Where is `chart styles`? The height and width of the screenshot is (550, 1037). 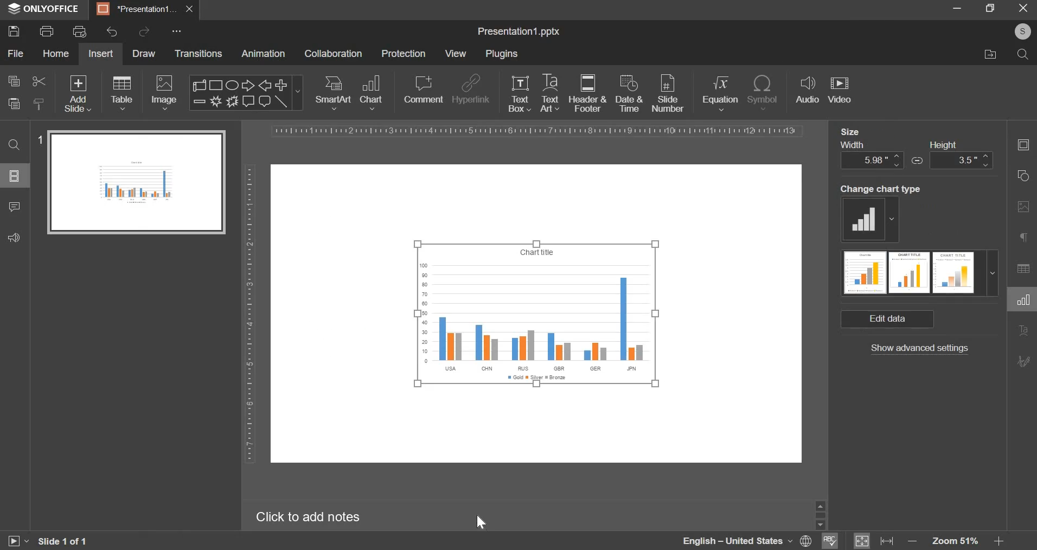
chart styles is located at coordinates (918, 274).